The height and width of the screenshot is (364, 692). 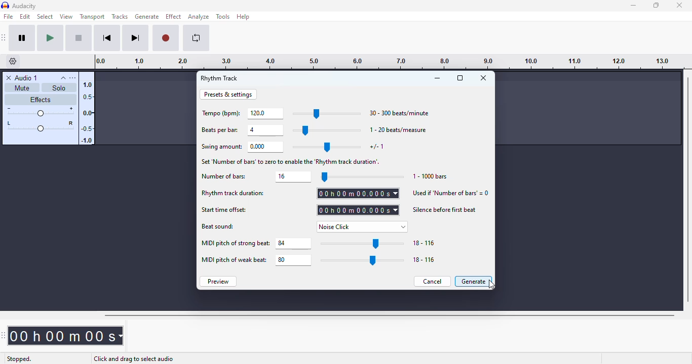 What do you see at coordinates (199, 17) in the screenshot?
I see `analyze` at bounding box center [199, 17].